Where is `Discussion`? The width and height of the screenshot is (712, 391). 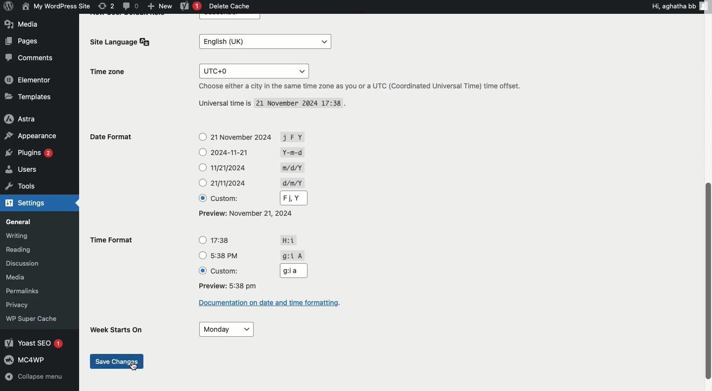 Discussion is located at coordinates (31, 263).